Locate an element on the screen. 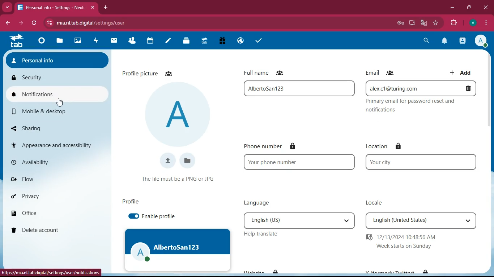  lock is located at coordinates (403, 146).